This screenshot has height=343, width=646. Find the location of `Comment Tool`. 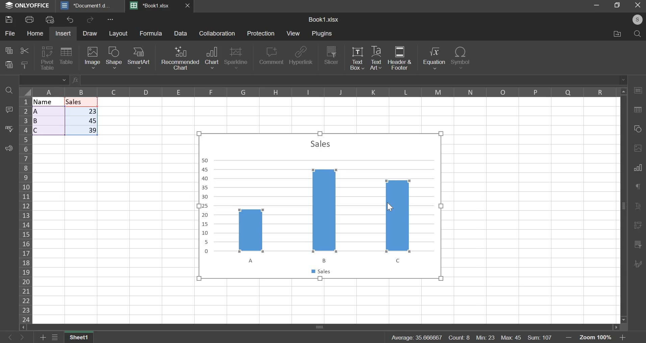

Comment Tool is located at coordinates (638, 186).